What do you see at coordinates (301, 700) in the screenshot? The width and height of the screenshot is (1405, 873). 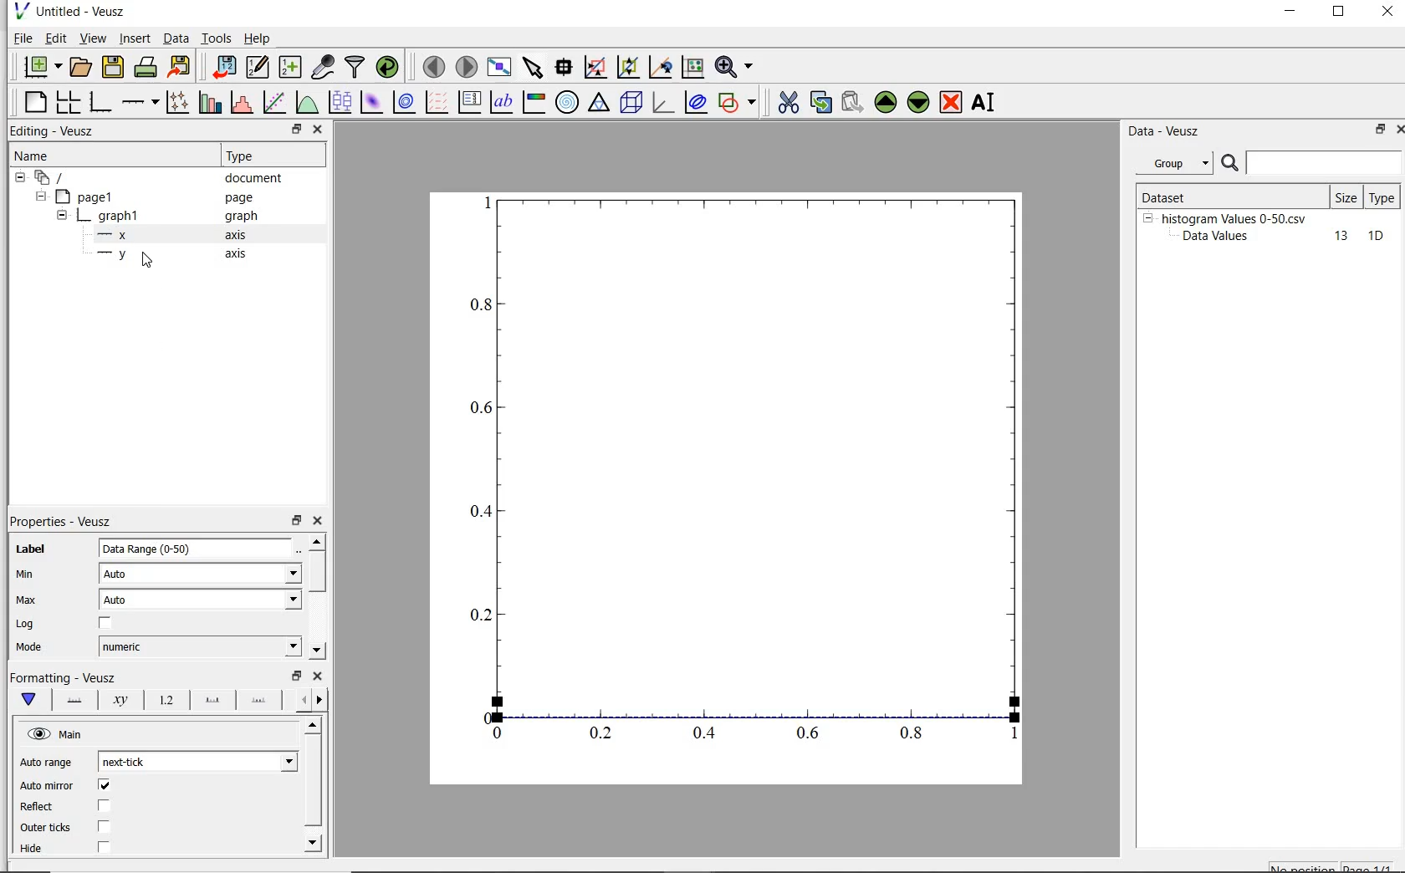 I see `previous options` at bounding box center [301, 700].